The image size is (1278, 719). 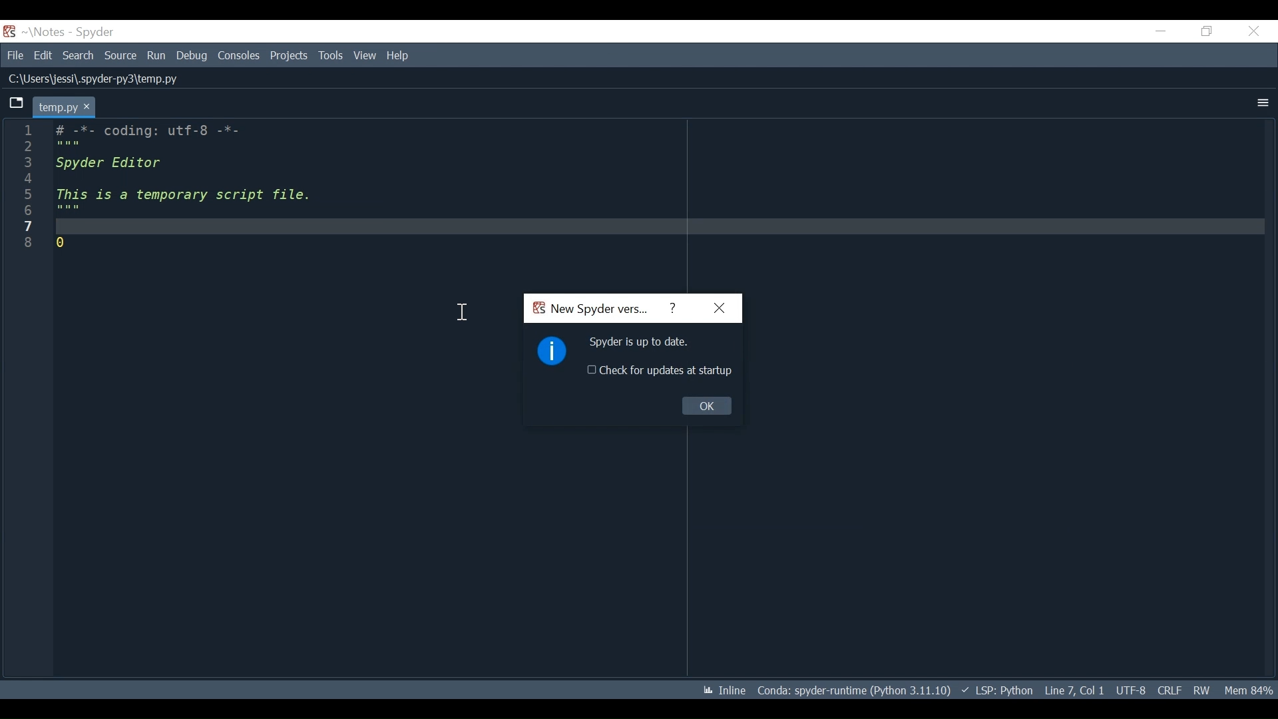 I want to click on Run, so click(x=157, y=56).